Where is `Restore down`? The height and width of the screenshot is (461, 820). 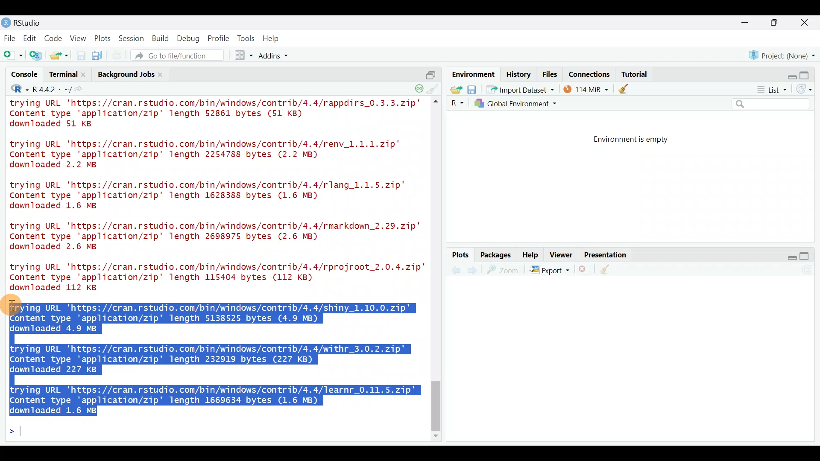
Restore down is located at coordinates (788, 256).